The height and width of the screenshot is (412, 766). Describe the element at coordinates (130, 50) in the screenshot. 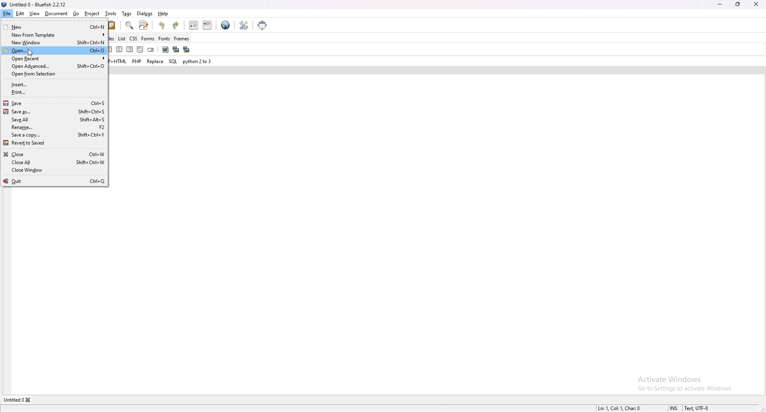

I see `right justify` at that location.